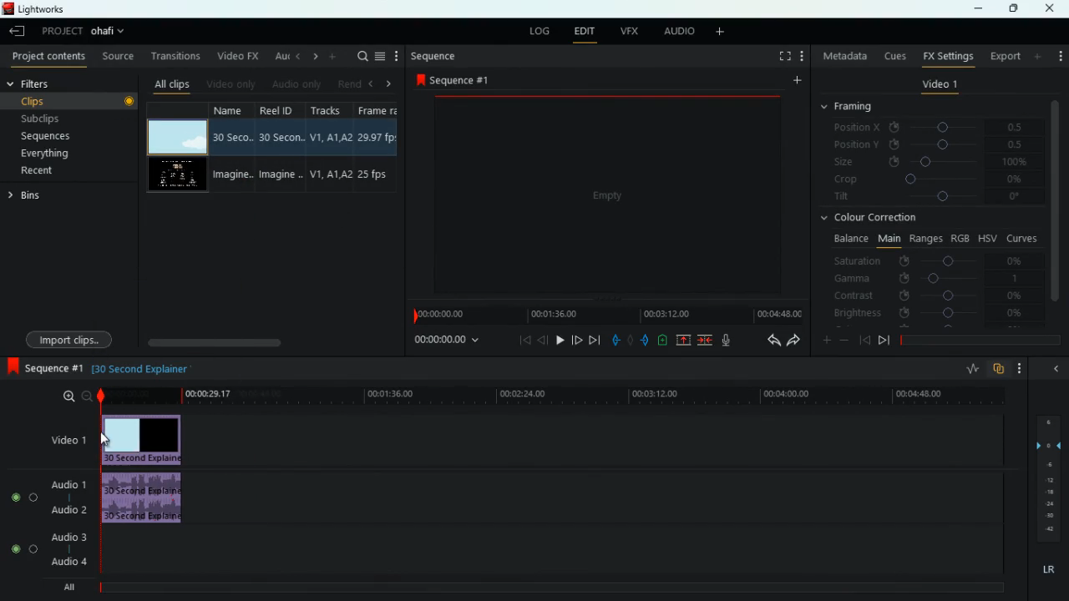 This screenshot has width=1069, height=601. I want to click on , so click(1049, 517).